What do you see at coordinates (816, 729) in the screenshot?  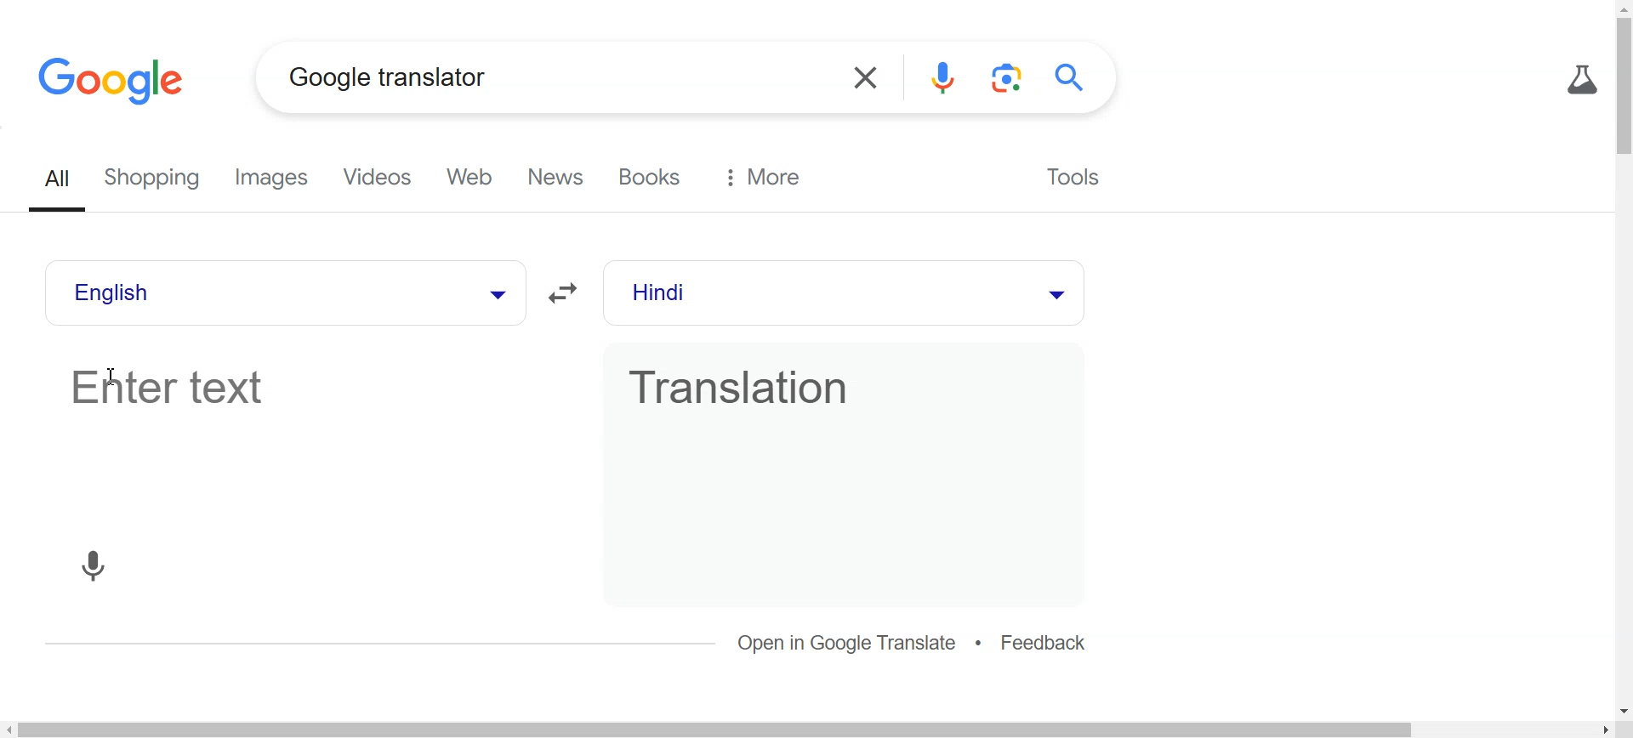 I see `Horizontal scroll bar` at bounding box center [816, 729].